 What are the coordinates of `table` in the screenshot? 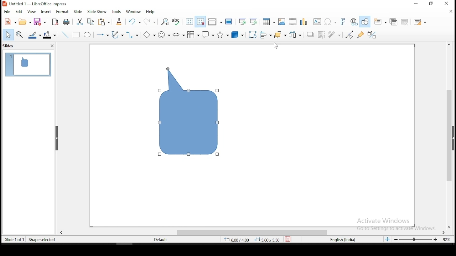 It's located at (268, 21).